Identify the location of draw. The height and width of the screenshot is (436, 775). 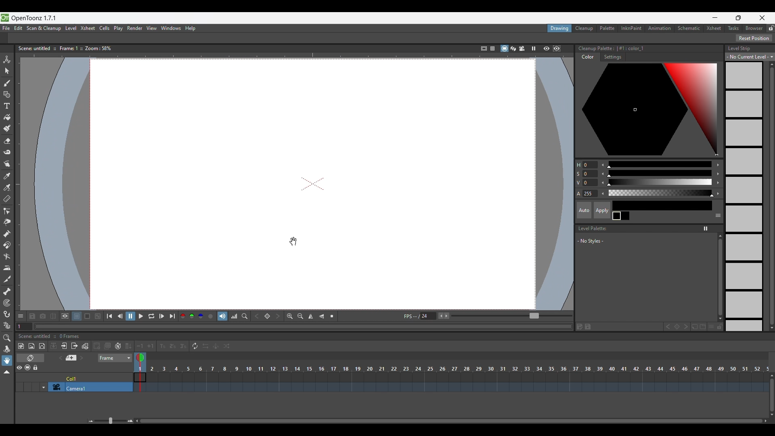
(296, 185).